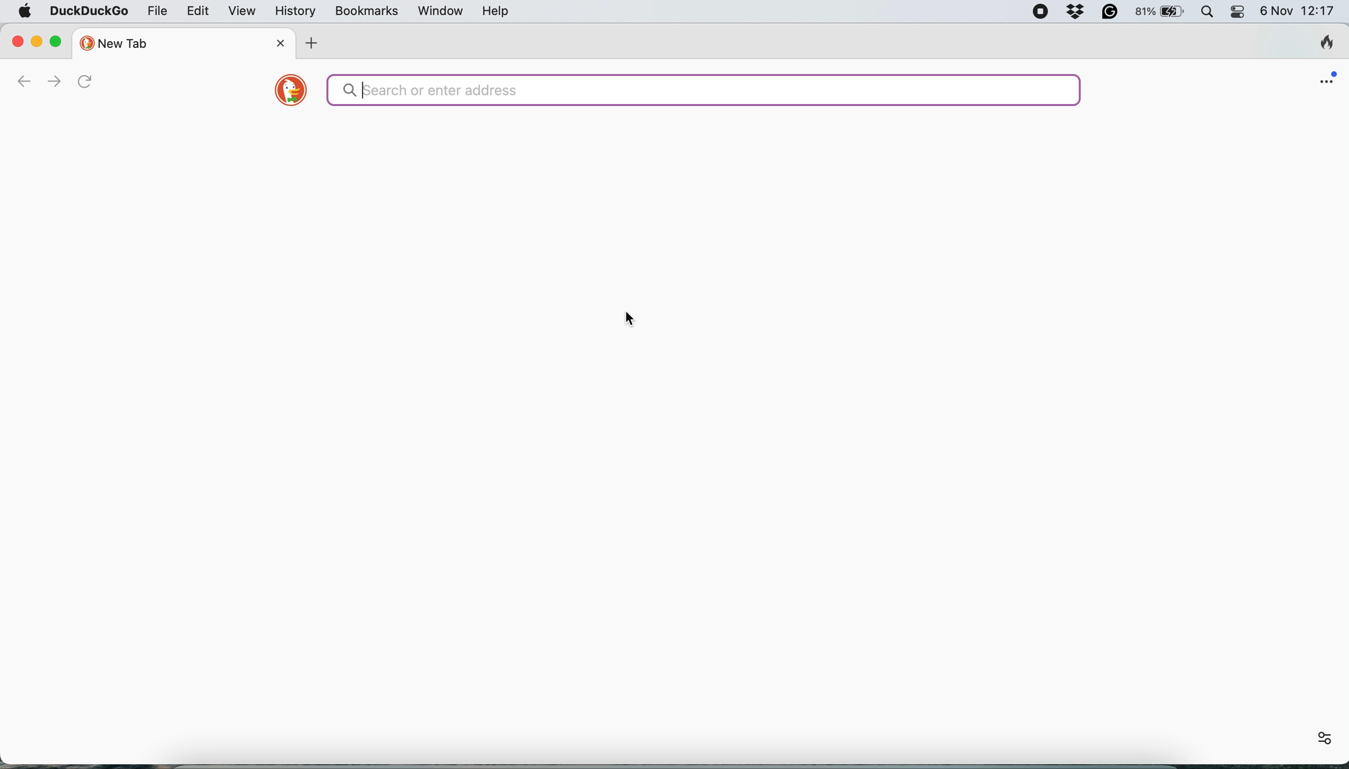  What do you see at coordinates (633, 322) in the screenshot?
I see `cursor` at bounding box center [633, 322].